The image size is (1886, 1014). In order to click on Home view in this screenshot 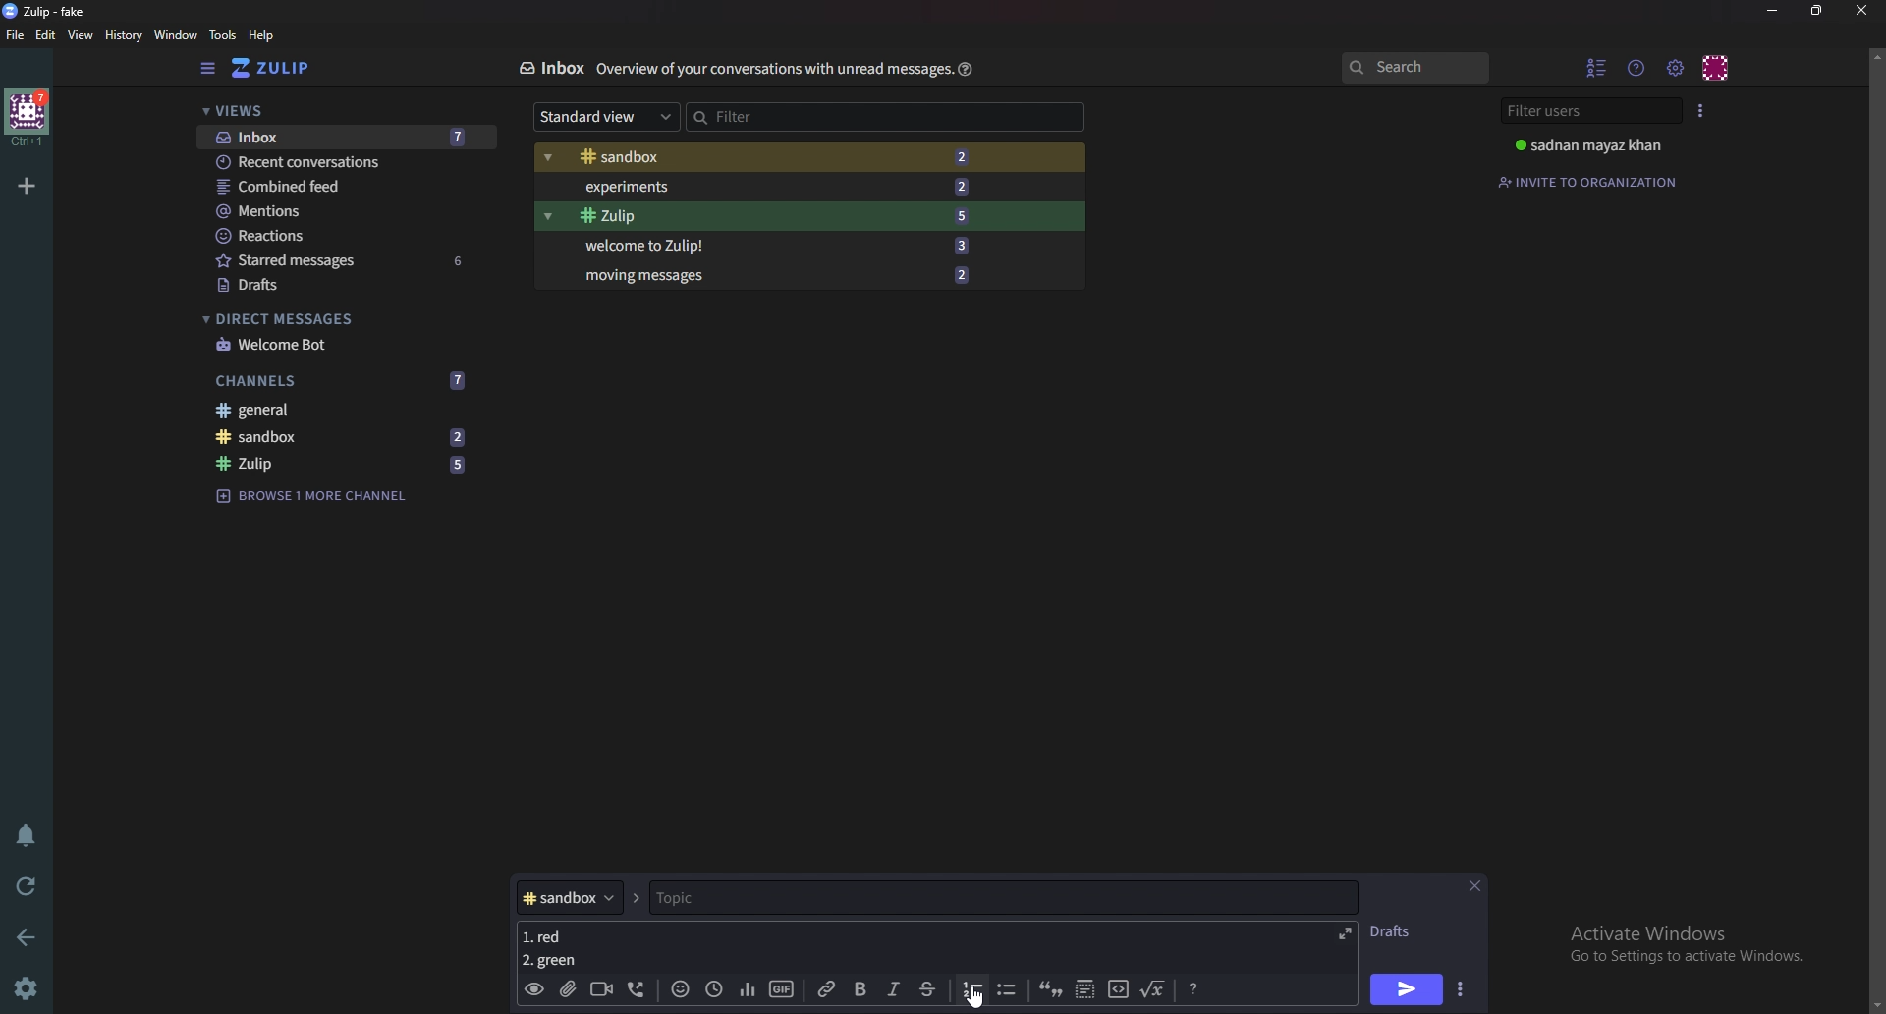, I will do `click(285, 68)`.